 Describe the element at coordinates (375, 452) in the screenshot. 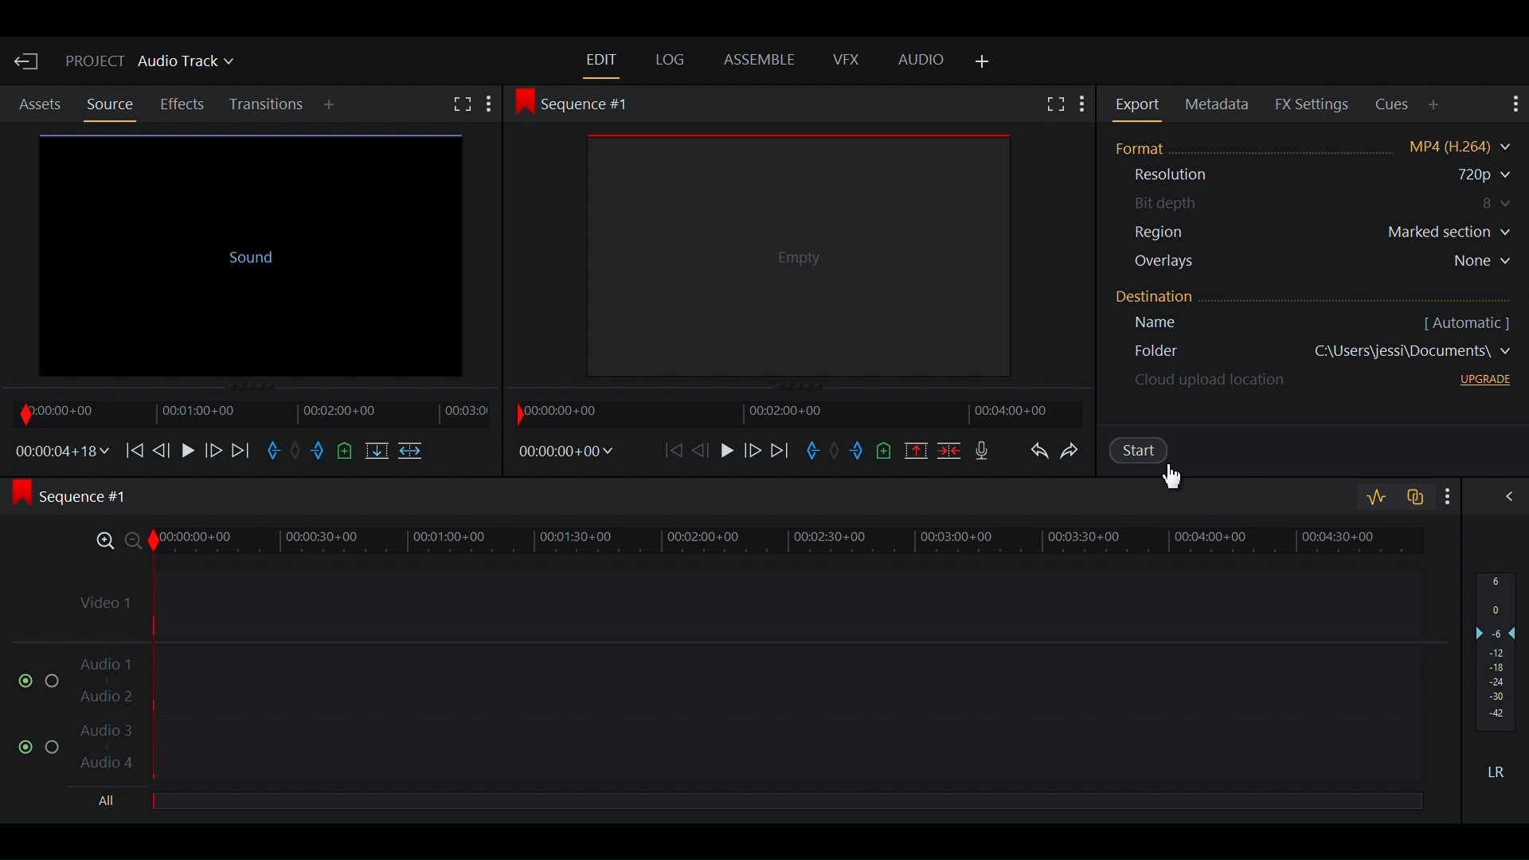

I see `Replace into the target sequence` at that location.